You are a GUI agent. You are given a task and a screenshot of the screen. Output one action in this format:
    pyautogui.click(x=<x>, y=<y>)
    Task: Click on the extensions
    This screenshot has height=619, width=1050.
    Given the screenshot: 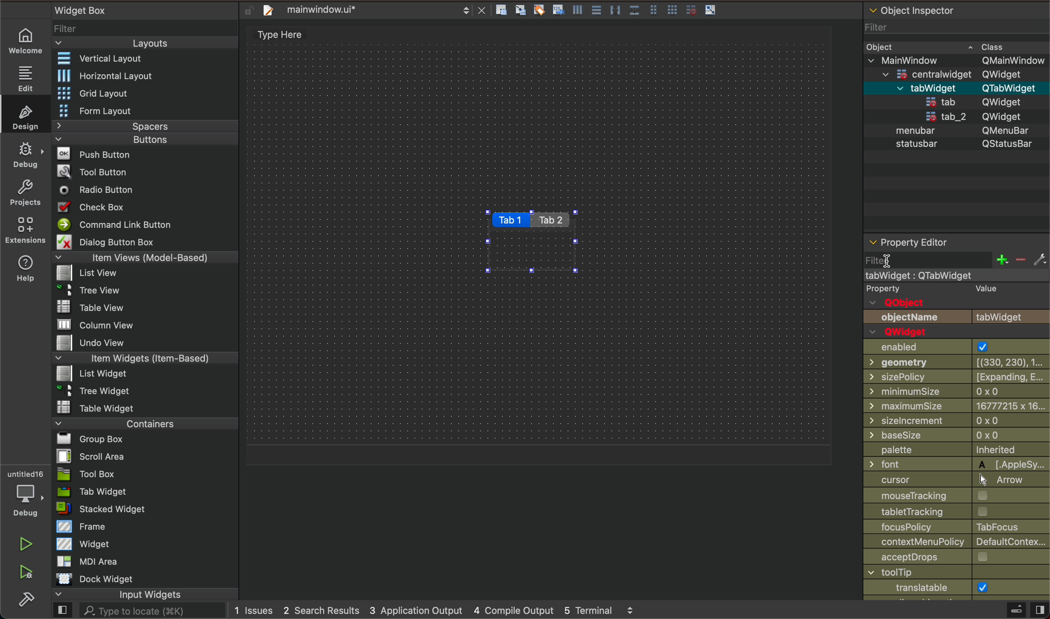 What is the action you would take?
    pyautogui.click(x=27, y=229)
    